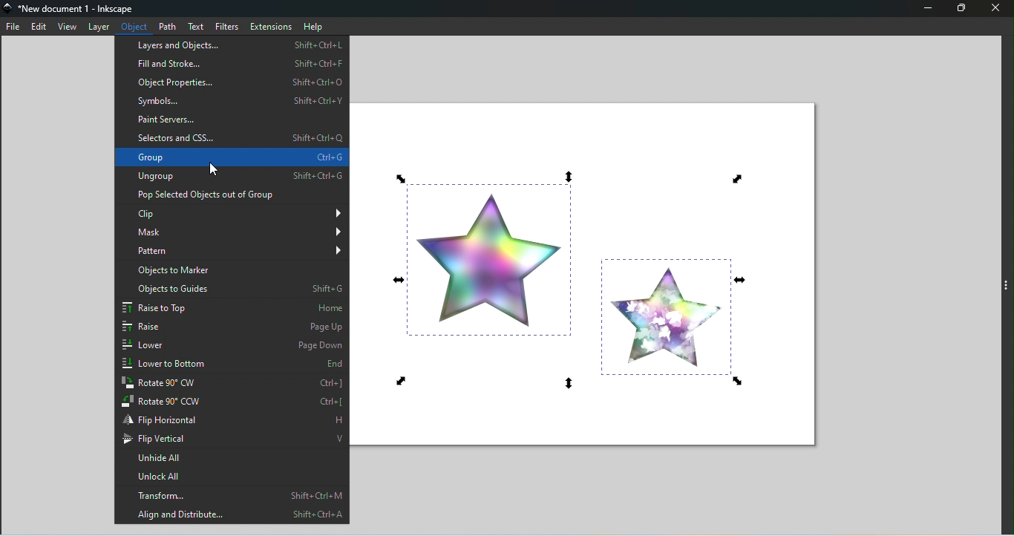  What do you see at coordinates (231, 157) in the screenshot?
I see `Group` at bounding box center [231, 157].